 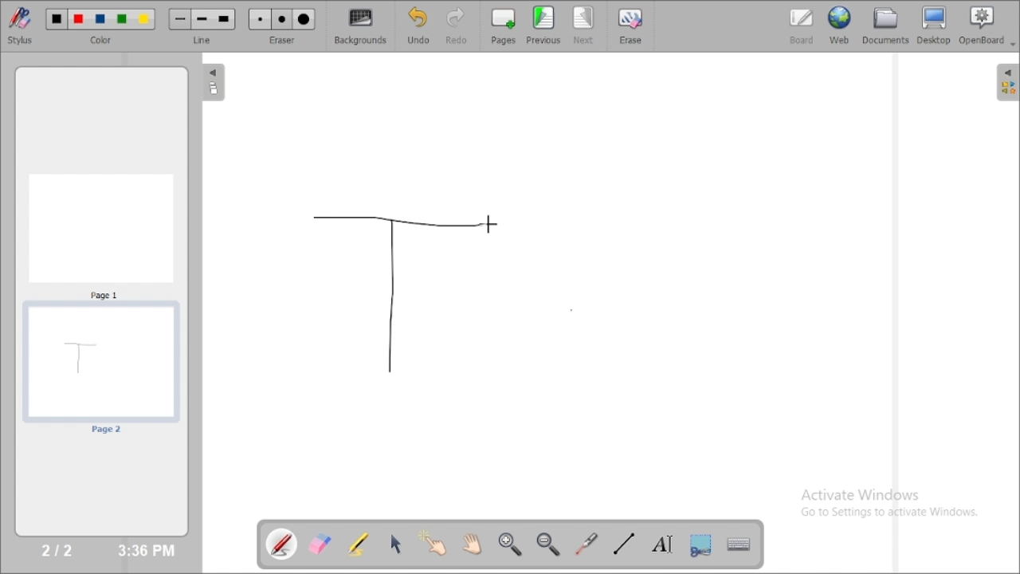 What do you see at coordinates (489, 224) in the screenshot?
I see `cursor` at bounding box center [489, 224].